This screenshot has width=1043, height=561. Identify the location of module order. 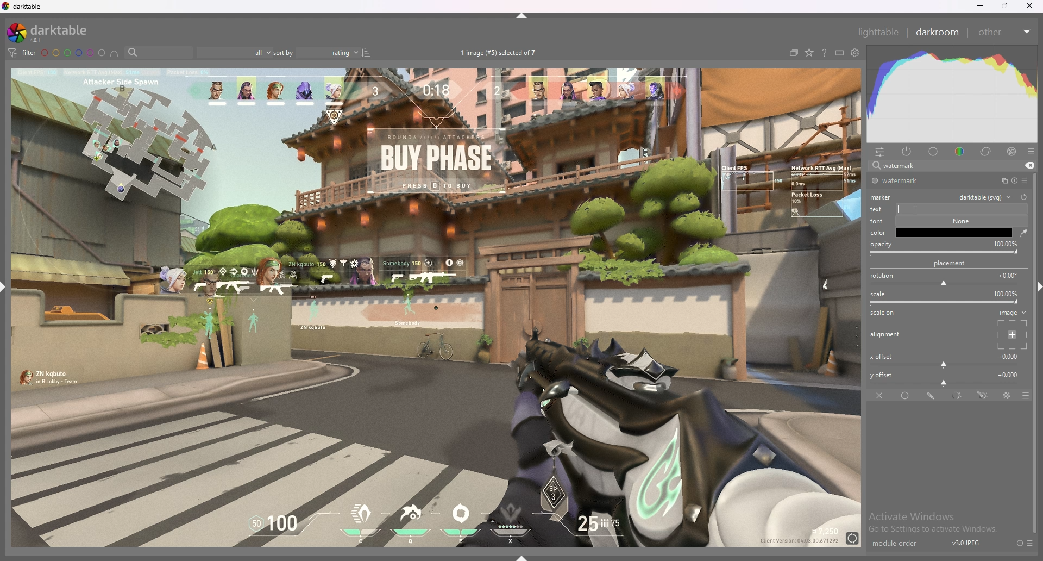
(900, 544).